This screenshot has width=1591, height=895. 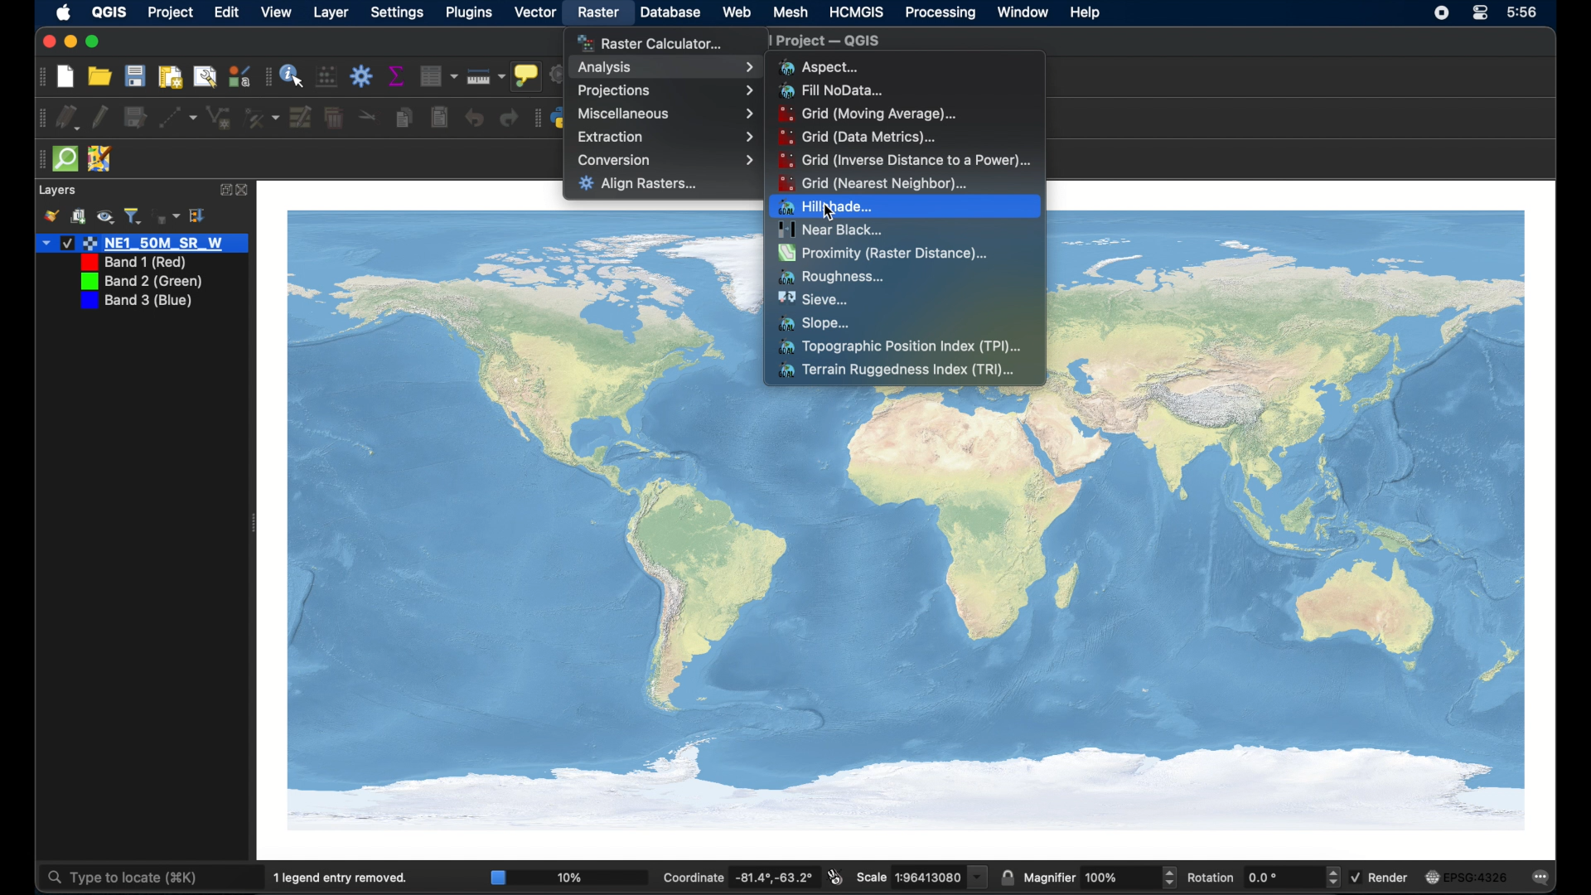 What do you see at coordinates (122, 878) in the screenshot?
I see `type to locate ` at bounding box center [122, 878].